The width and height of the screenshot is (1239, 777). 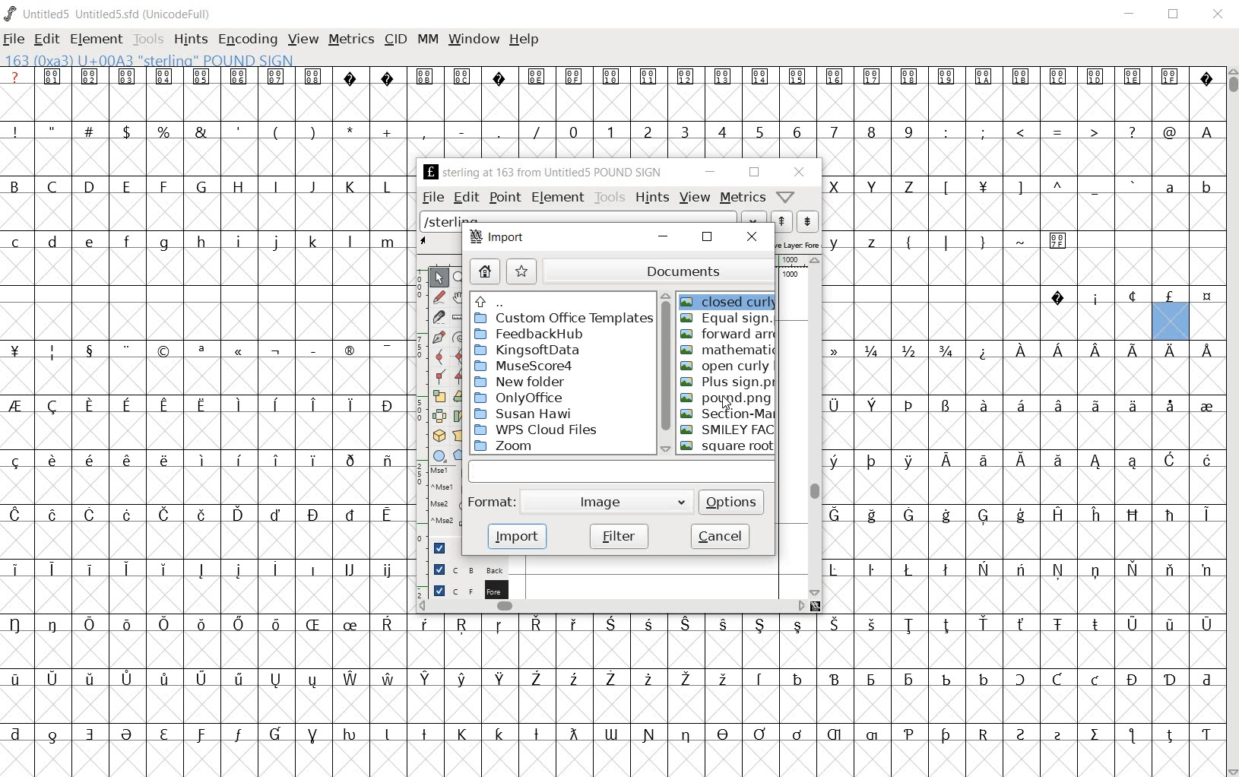 I want to click on Symbol, so click(x=576, y=77).